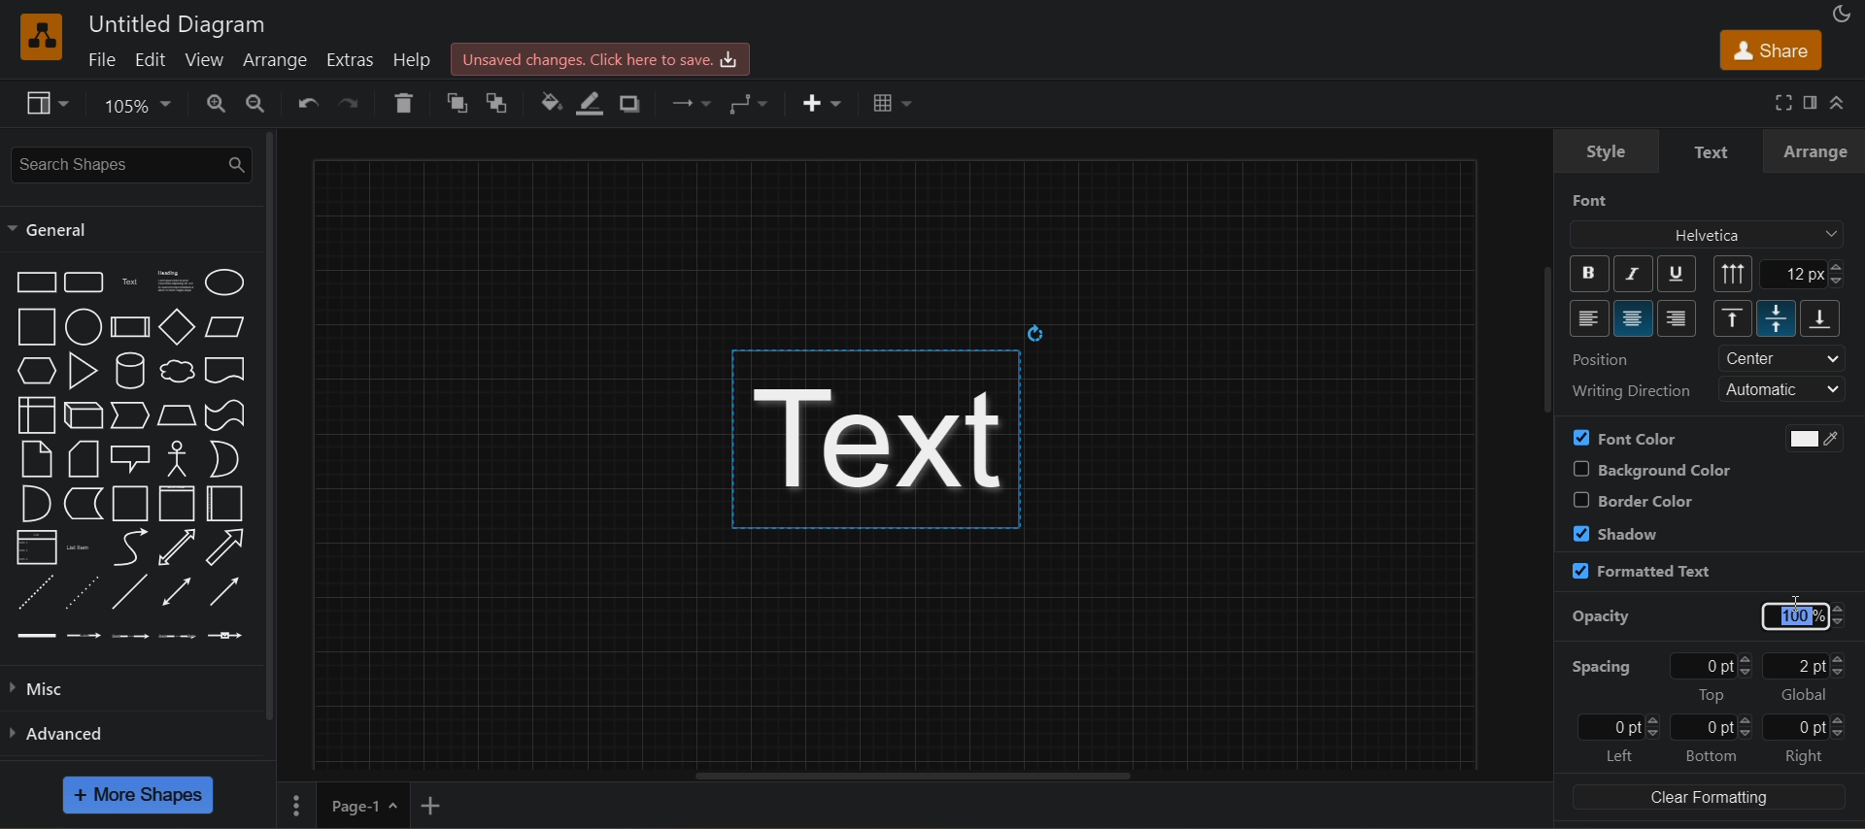  Describe the element at coordinates (452, 103) in the screenshot. I see `to front` at that location.